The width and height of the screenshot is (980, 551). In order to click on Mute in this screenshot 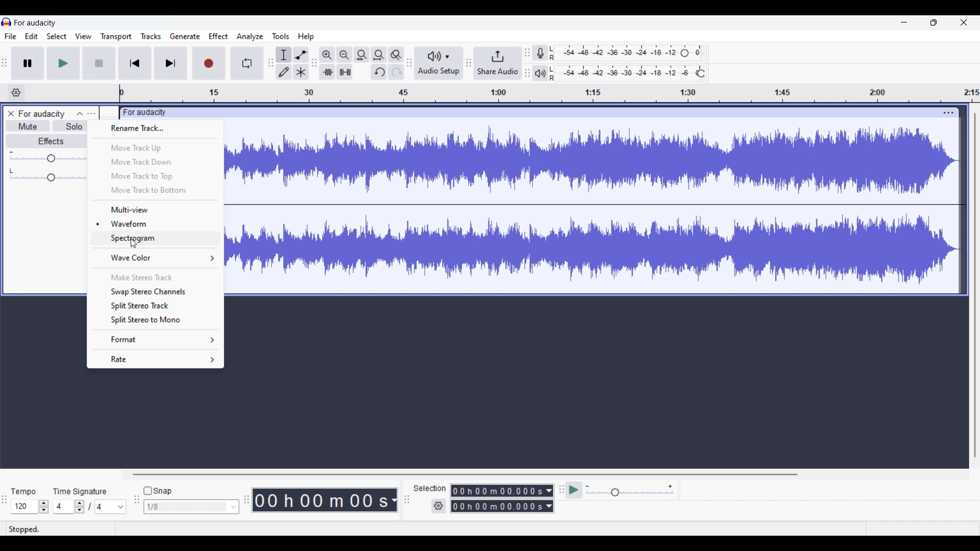, I will do `click(28, 126)`.